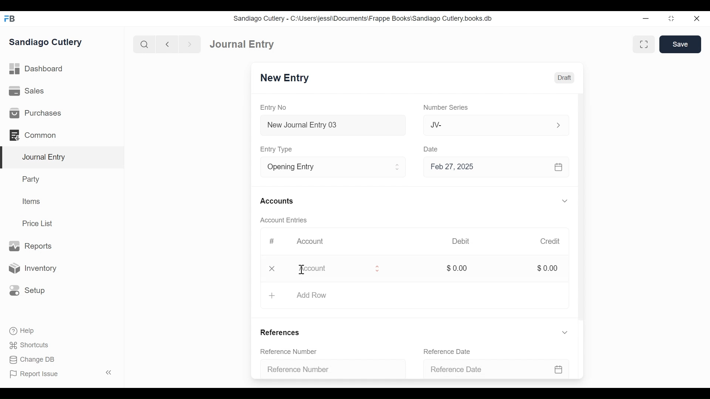 The image size is (710, 399). What do you see at coordinates (39, 223) in the screenshot?
I see `Price List` at bounding box center [39, 223].